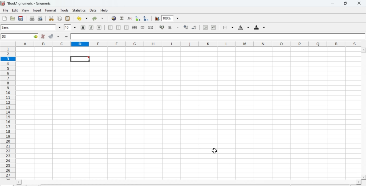 Image resolution: width=366 pixels, height=186 pixels. What do you see at coordinates (215, 27) in the screenshot?
I see `Increase indent` at bounding box center [215, 27].